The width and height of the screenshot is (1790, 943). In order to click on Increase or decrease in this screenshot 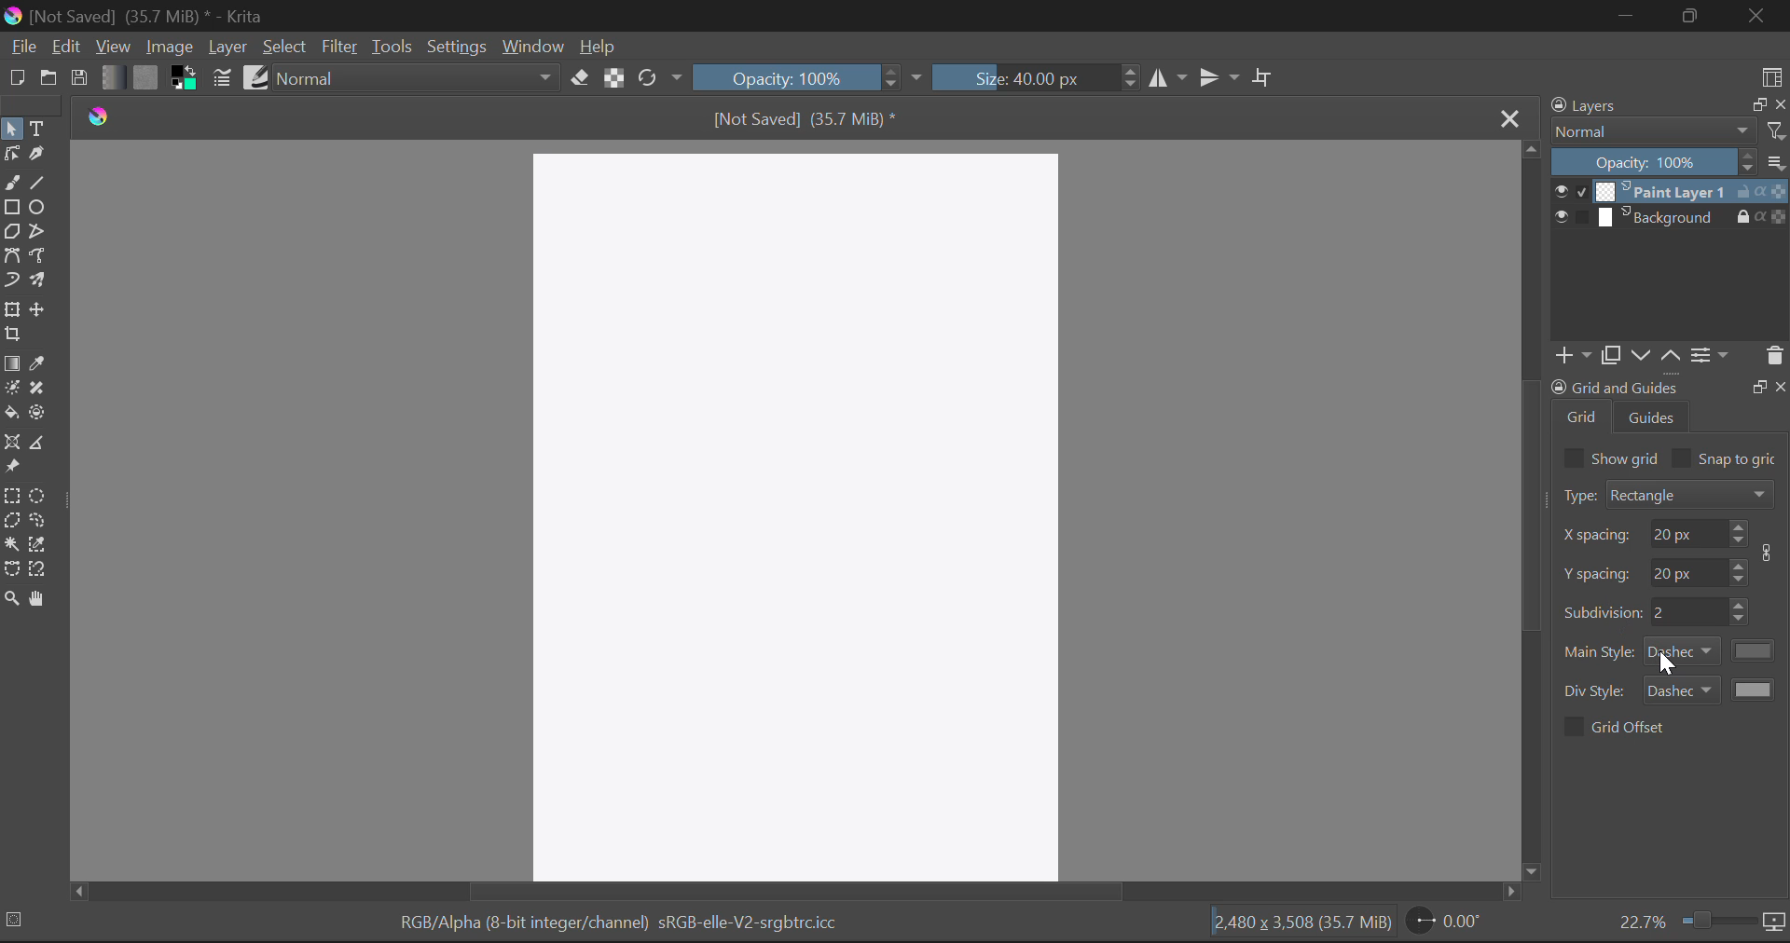, I will do `click(1739, 533)`.